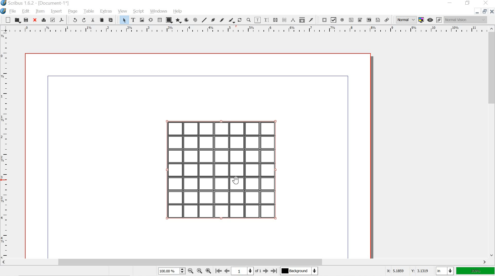 Image resolution: width=495 pixels, height=276 pixels. What do you see at coordinates (62, 20) in the screenshot?
I see `save as pdf` at bounding box center [62, 20].